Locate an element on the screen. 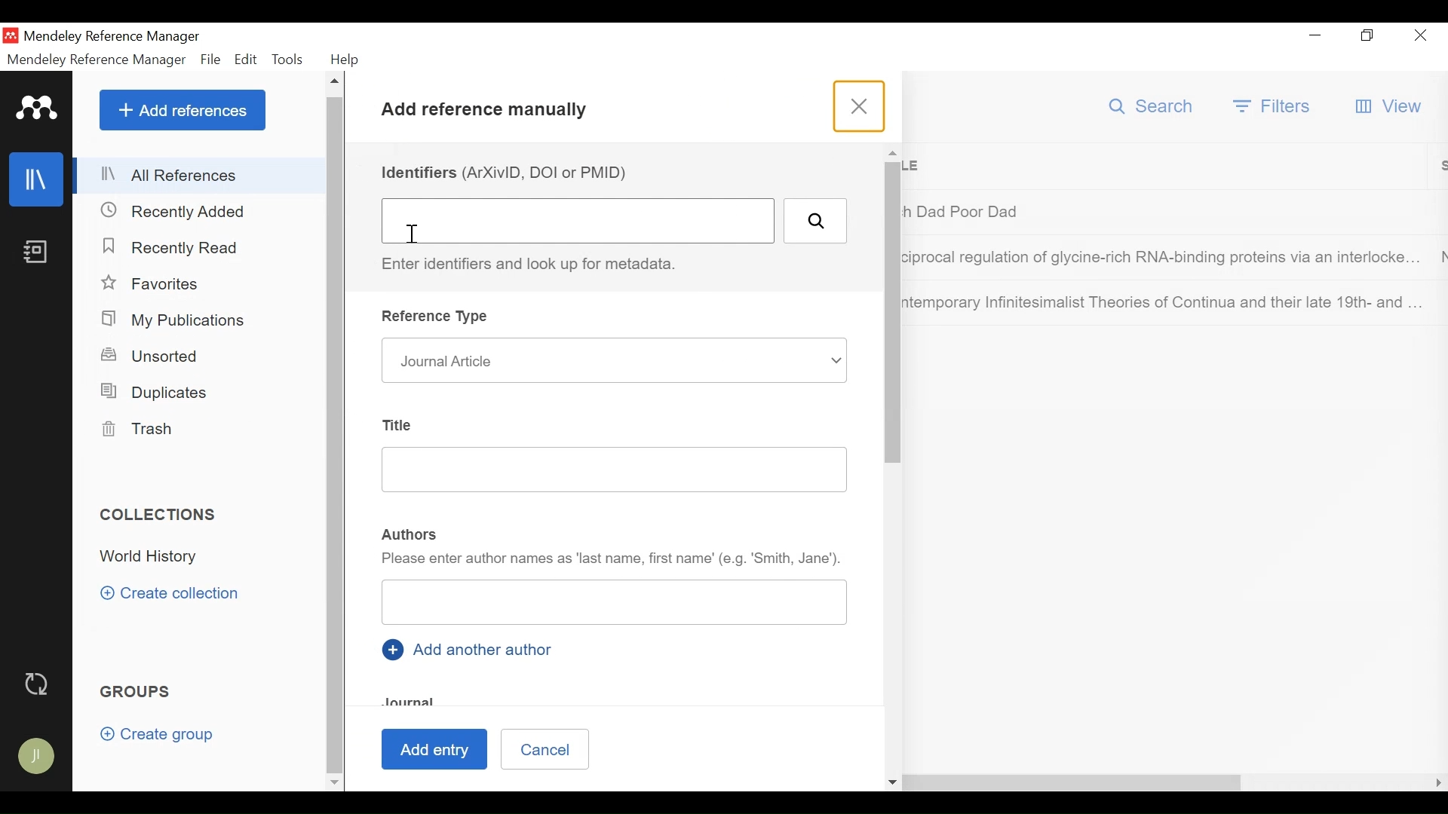 The height and width of the screenshot is (814, 1448). Vertical Scroll bar is located at coordinates (336, 433).